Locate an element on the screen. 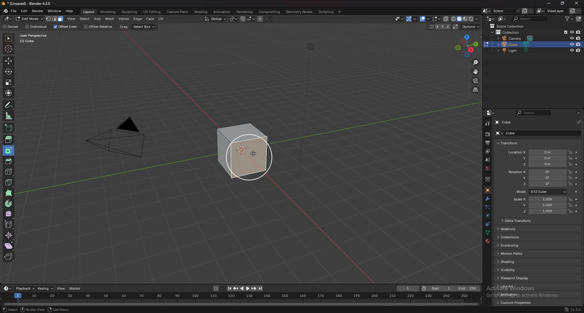 Image resolution: width=584 pixels, height=313 pixels. inset faces is located at coordinates (9, 151).